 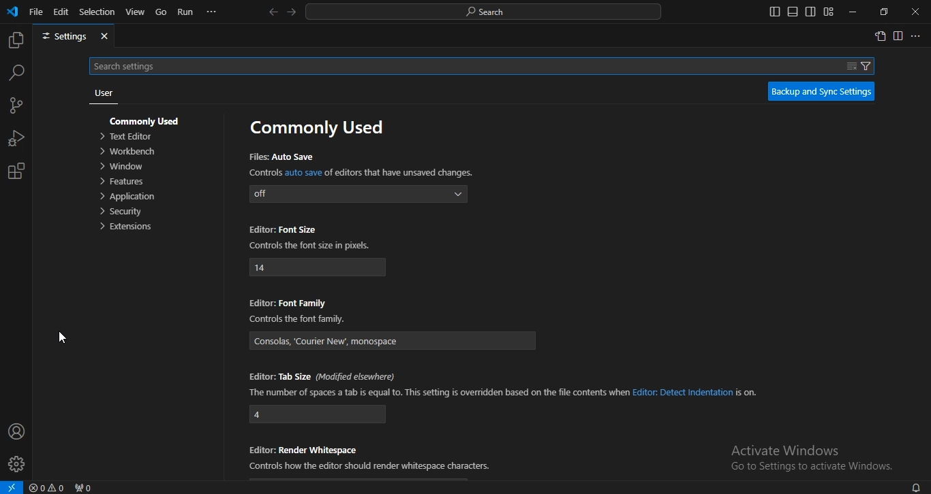 I want to click on application, so click(x=129, y=197).